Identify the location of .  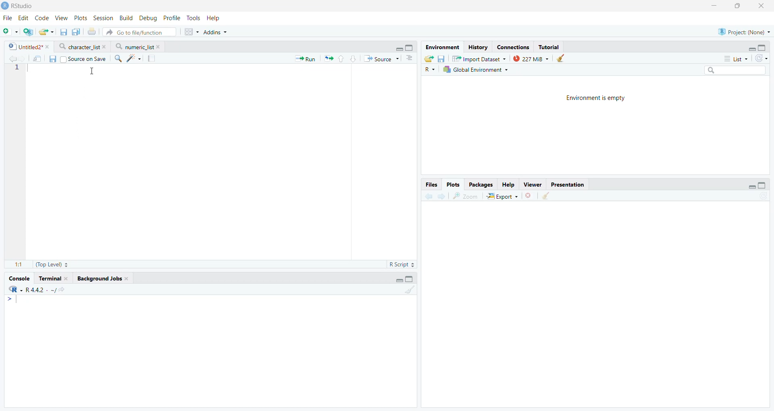
(508, 184).